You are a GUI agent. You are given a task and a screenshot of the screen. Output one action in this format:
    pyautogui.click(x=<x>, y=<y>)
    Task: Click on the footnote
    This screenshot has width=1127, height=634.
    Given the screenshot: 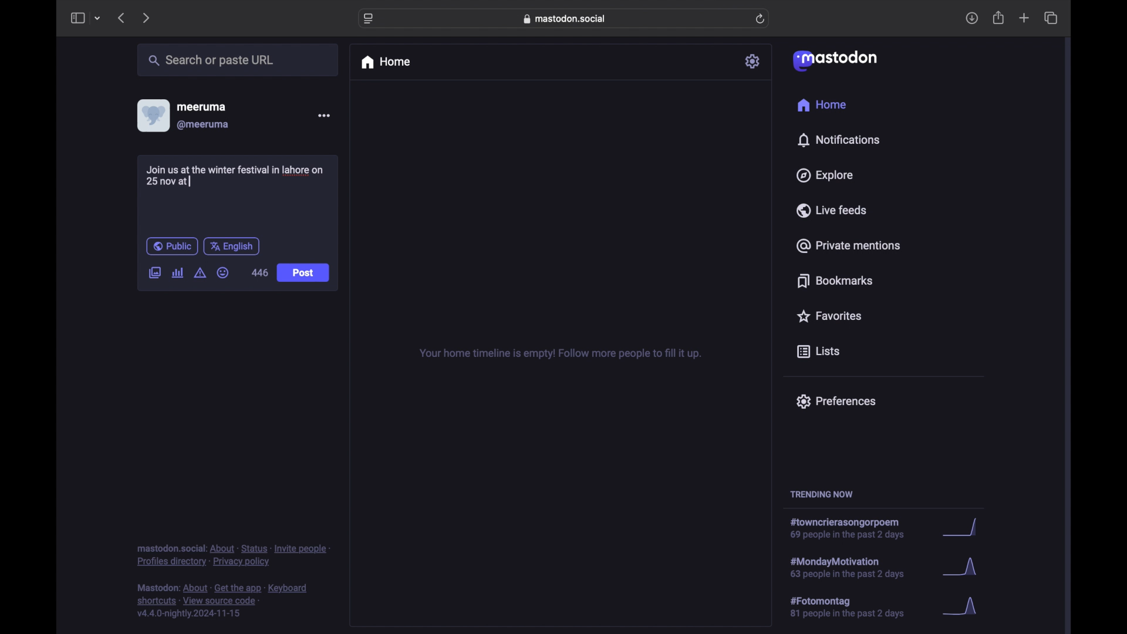 What is the action you would take?
    pyautogui.click(x=224, y=601)
    